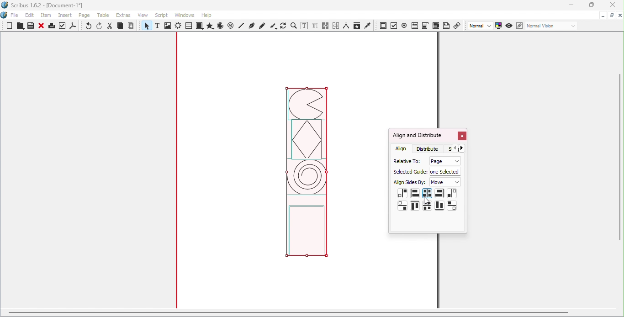 The width and height of the screenshot is (624, 317). Describe the element at coordinates (5, 16) in the screenshot. I see `Logo` at that location.